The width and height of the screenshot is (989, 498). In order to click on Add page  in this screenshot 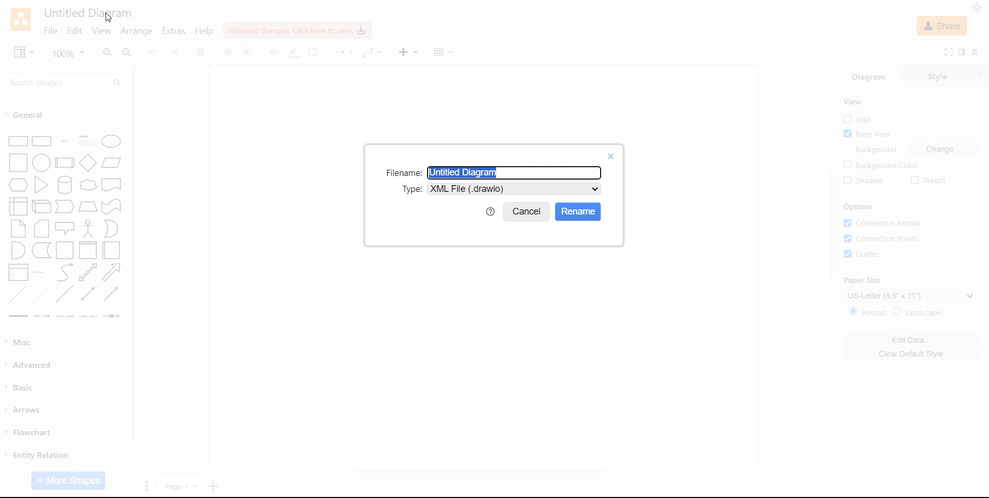, I will do `click(214, 486)`.